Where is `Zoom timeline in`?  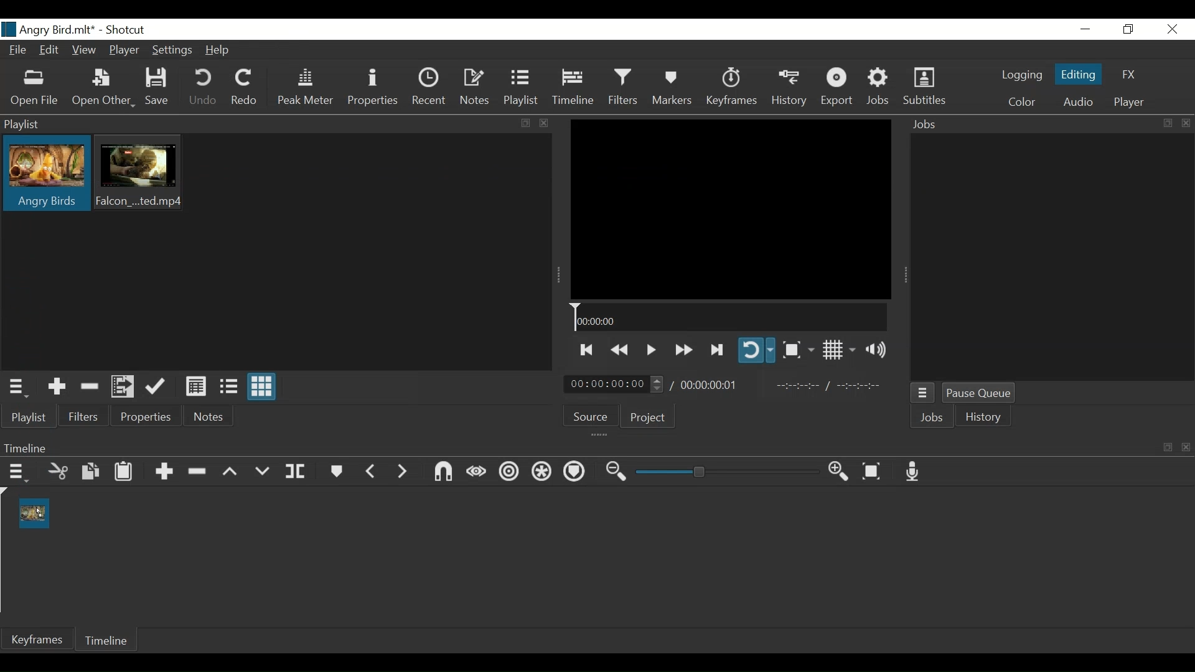 Zoom timeline in is located at coordinates (838, 473).